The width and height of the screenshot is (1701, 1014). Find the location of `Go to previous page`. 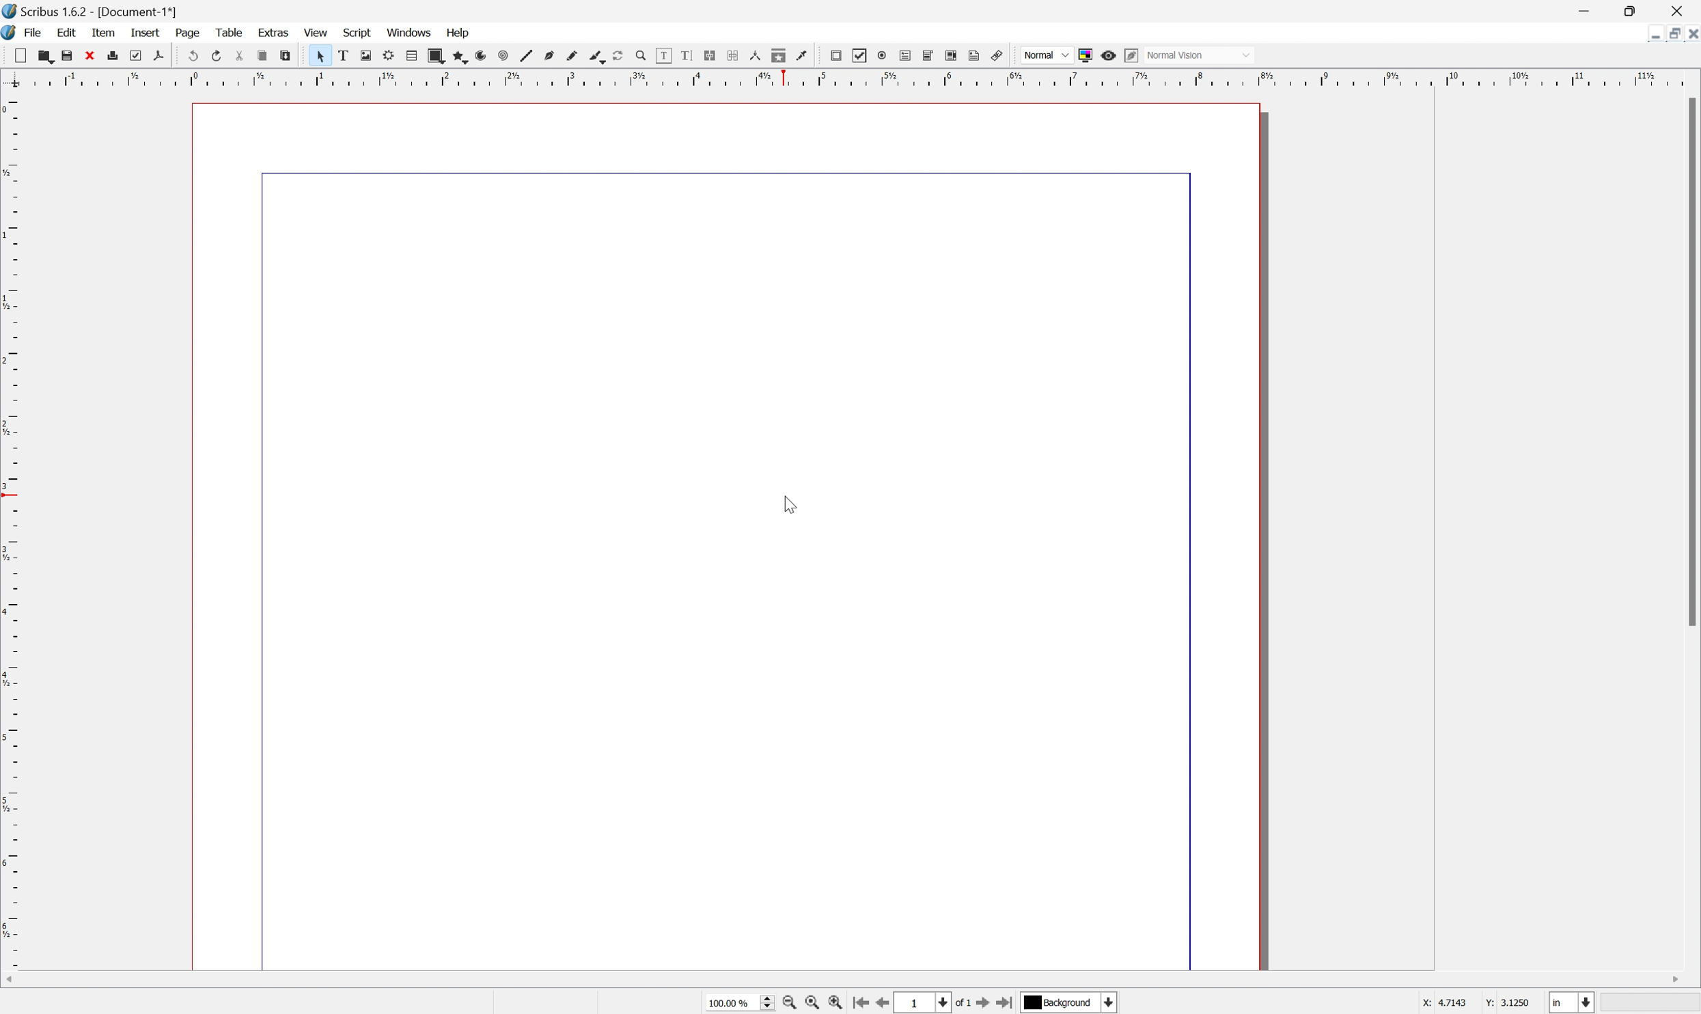

Go to previous page is located at coordinates (883, 1004).